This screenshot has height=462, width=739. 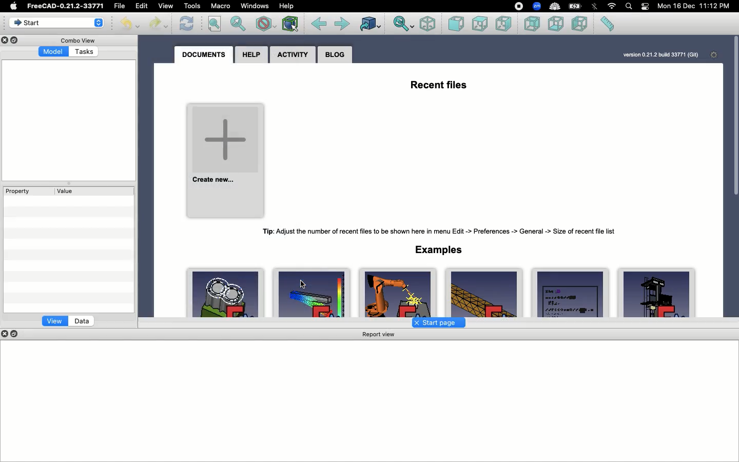 I want to click on Bottom, so click(x=558, y=24).